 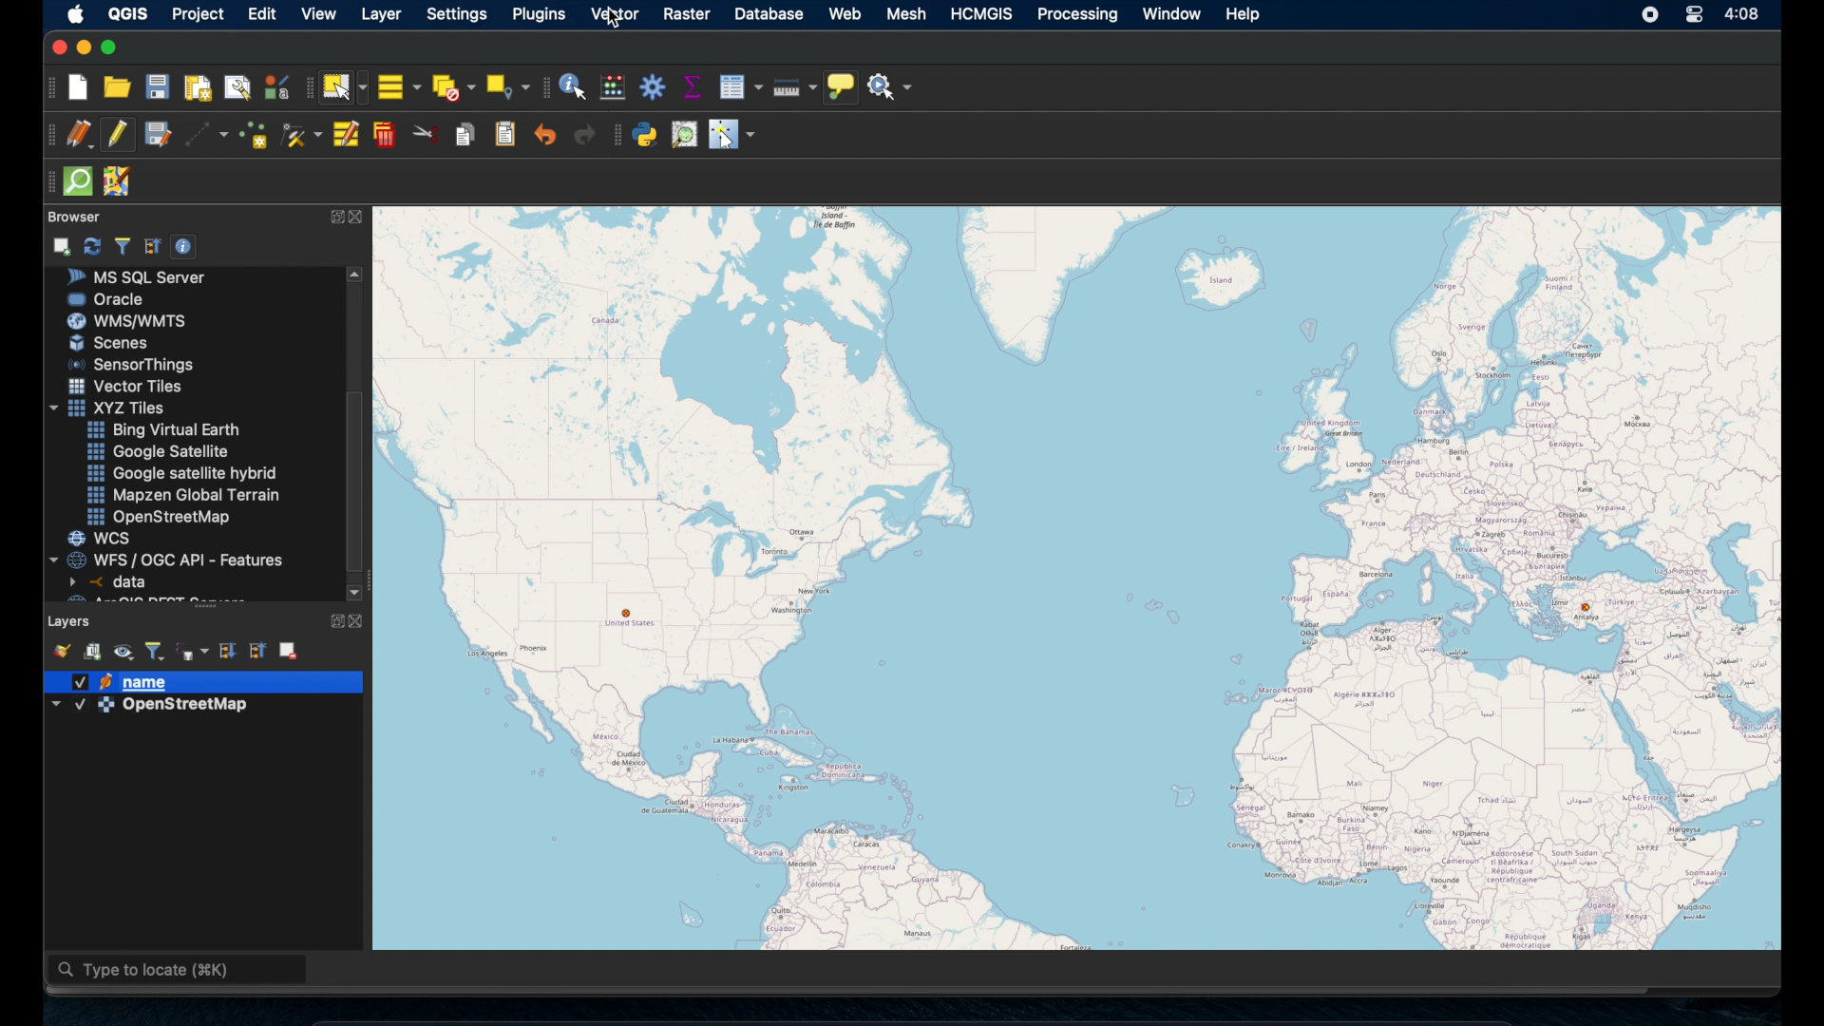 I want to click on digitize with segment, so click(x=207, y=135).